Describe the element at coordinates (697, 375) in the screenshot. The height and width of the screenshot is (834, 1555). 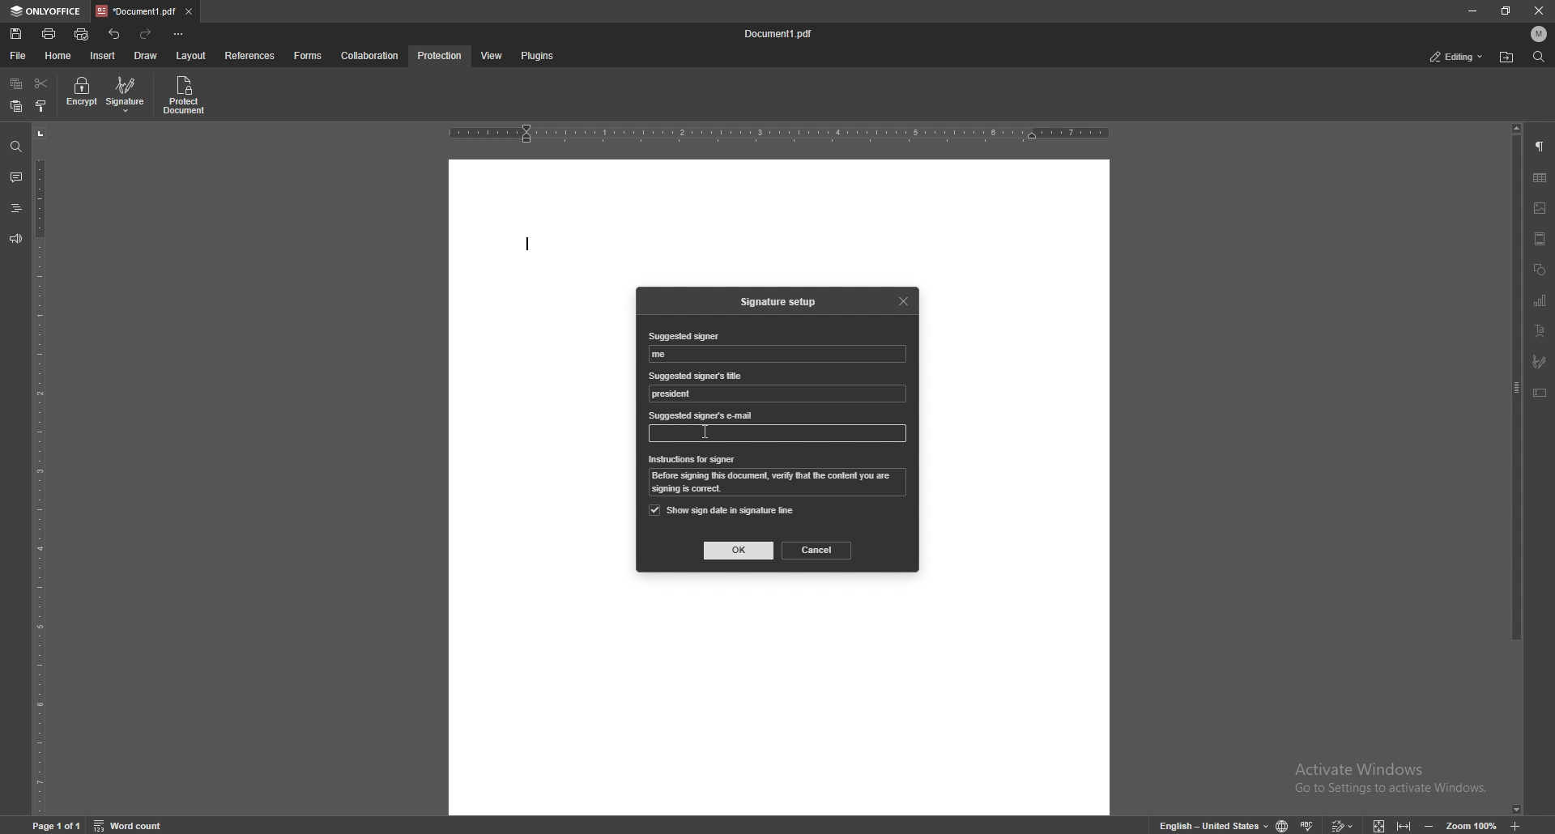
I see `suggested signer's title` at that location.